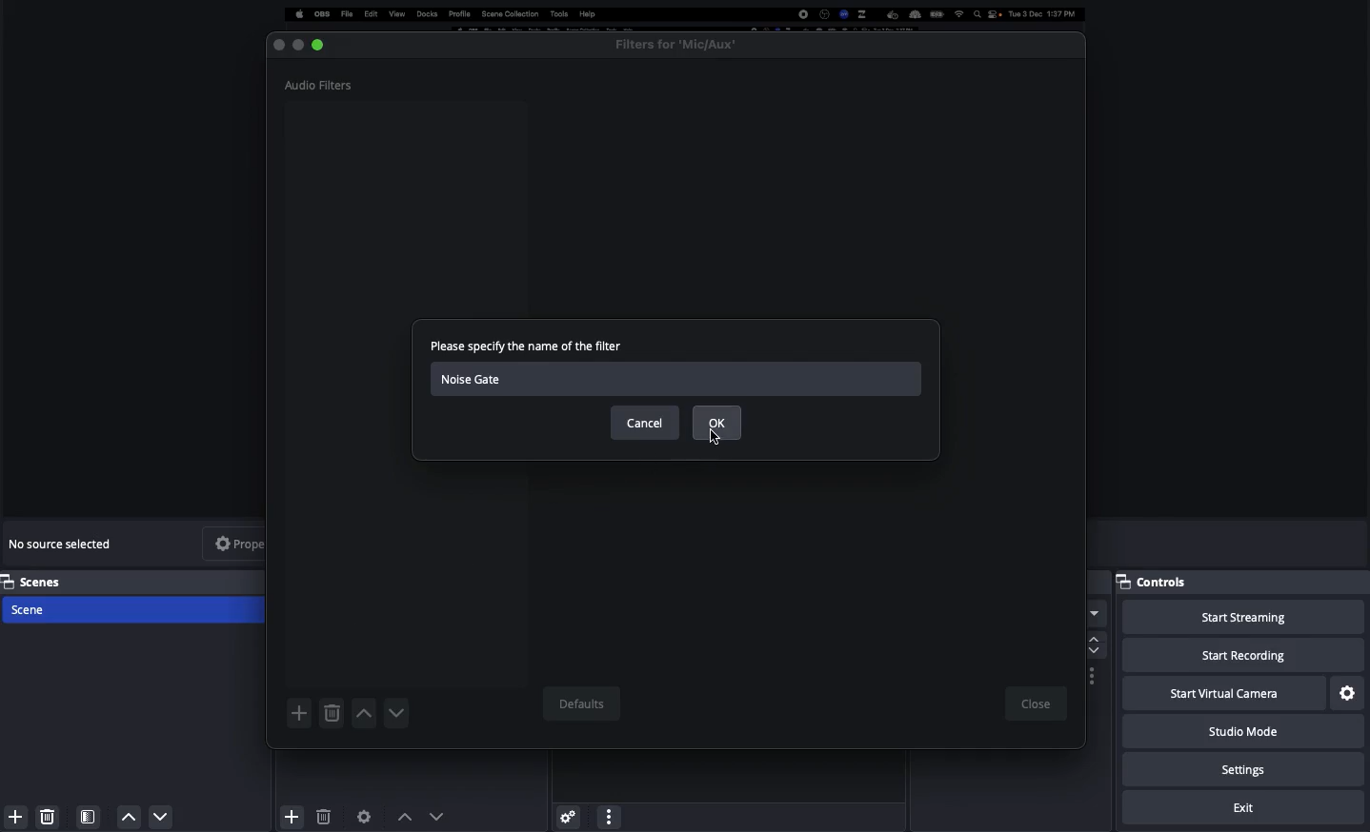 This screenshot has height=832, width=1370. Describe the element at coordinates (1159, 582) in the screenshot. I see `Controls` at that location.